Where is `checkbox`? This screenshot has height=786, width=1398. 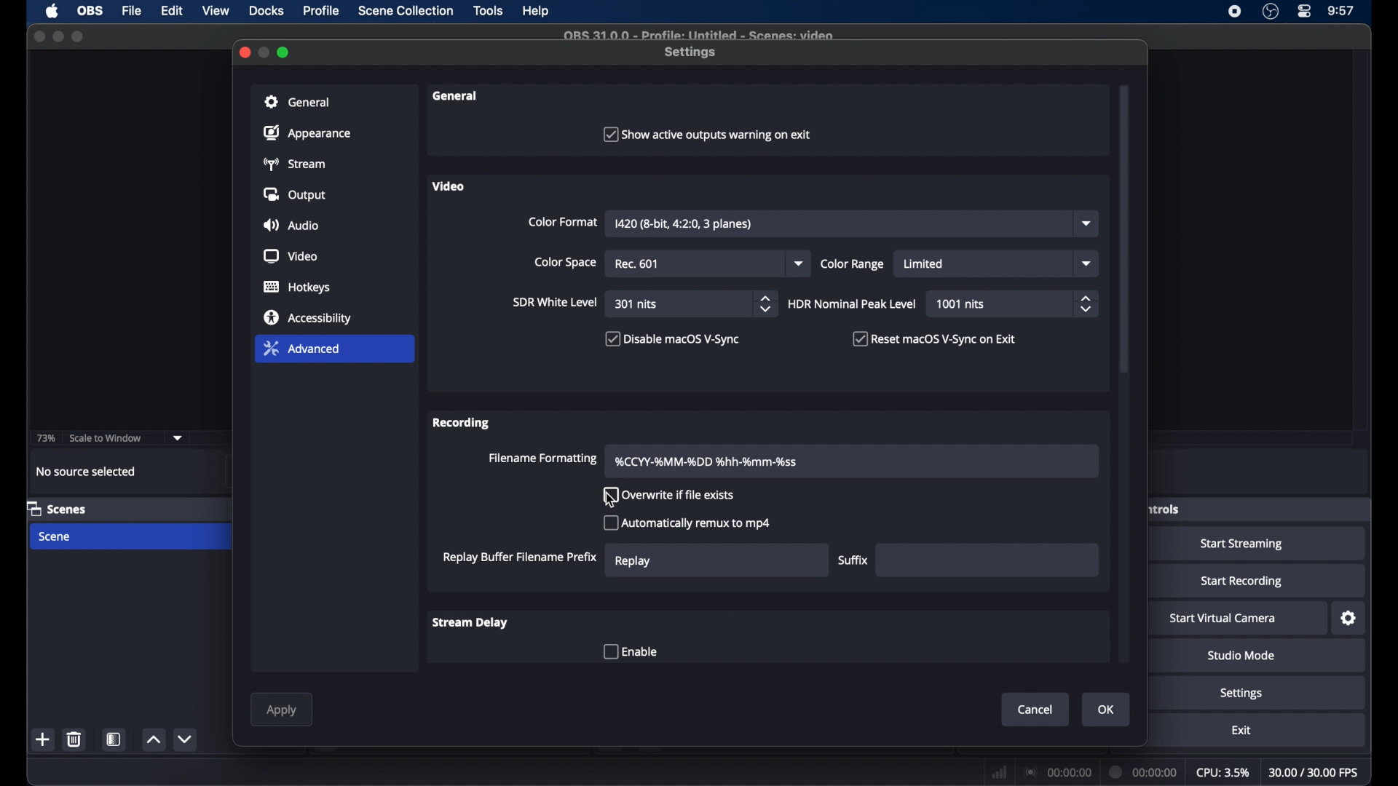 checkbox is located at coordinates (630, 652).